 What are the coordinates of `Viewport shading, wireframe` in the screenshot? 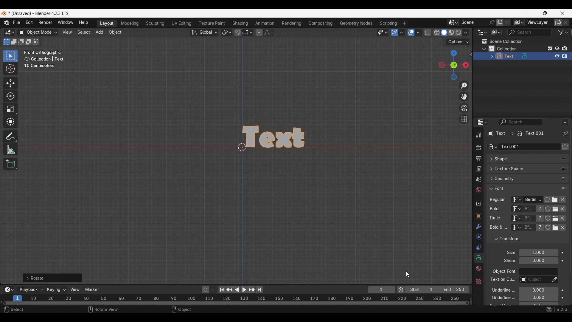 It's located at (437, 32).